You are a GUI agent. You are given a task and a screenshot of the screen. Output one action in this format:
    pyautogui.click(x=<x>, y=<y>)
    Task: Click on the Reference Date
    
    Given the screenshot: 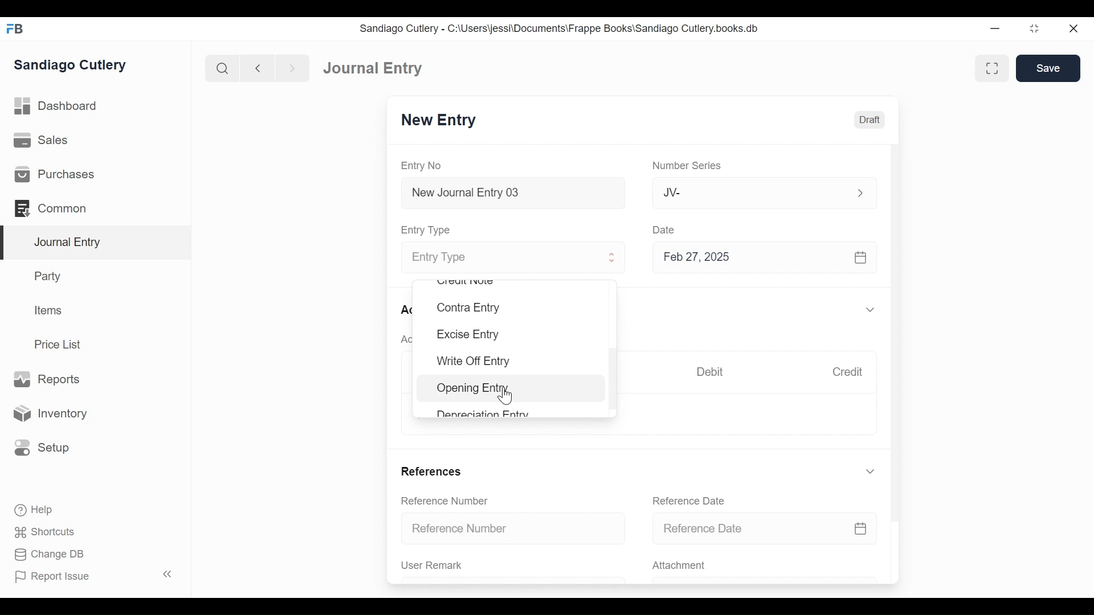 What is the action you would take?
    pyautogui.click(x=773, y=528)
    